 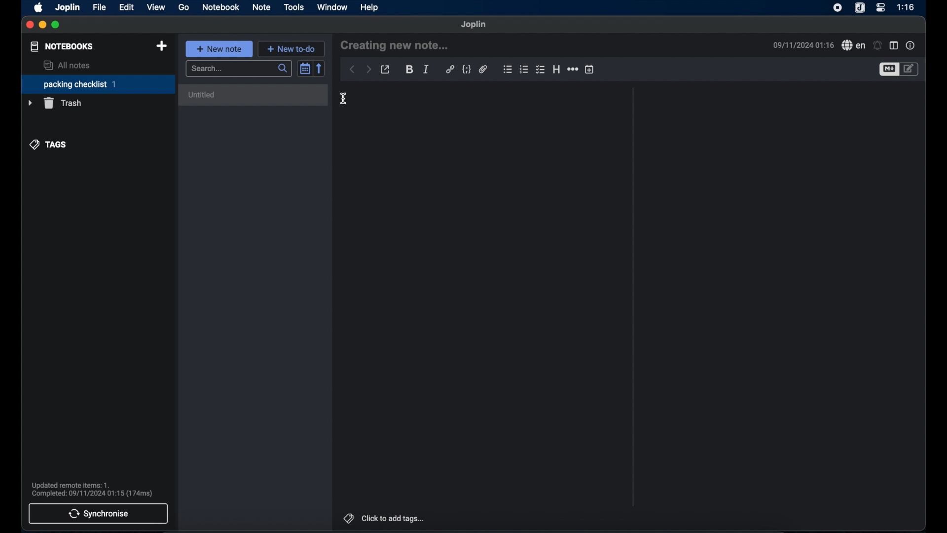 What do you see at coordinates (556, 69) in the screenshot?
I see `heading` at bounding box center [556, 69].